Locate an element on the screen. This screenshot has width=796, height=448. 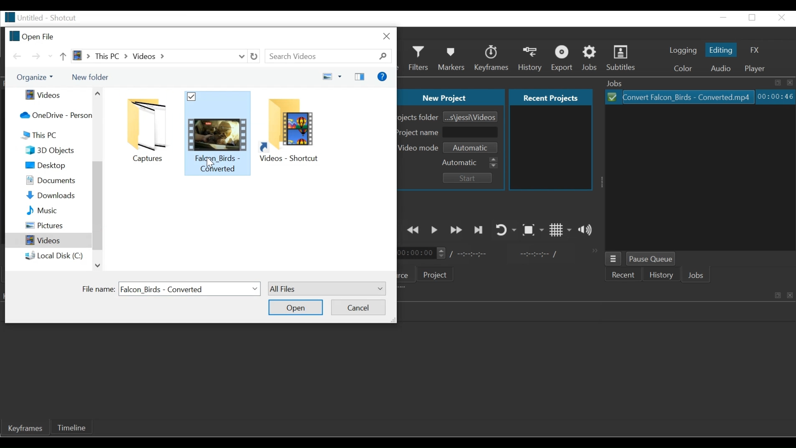
Desktop is located at coordinates (54, 166).